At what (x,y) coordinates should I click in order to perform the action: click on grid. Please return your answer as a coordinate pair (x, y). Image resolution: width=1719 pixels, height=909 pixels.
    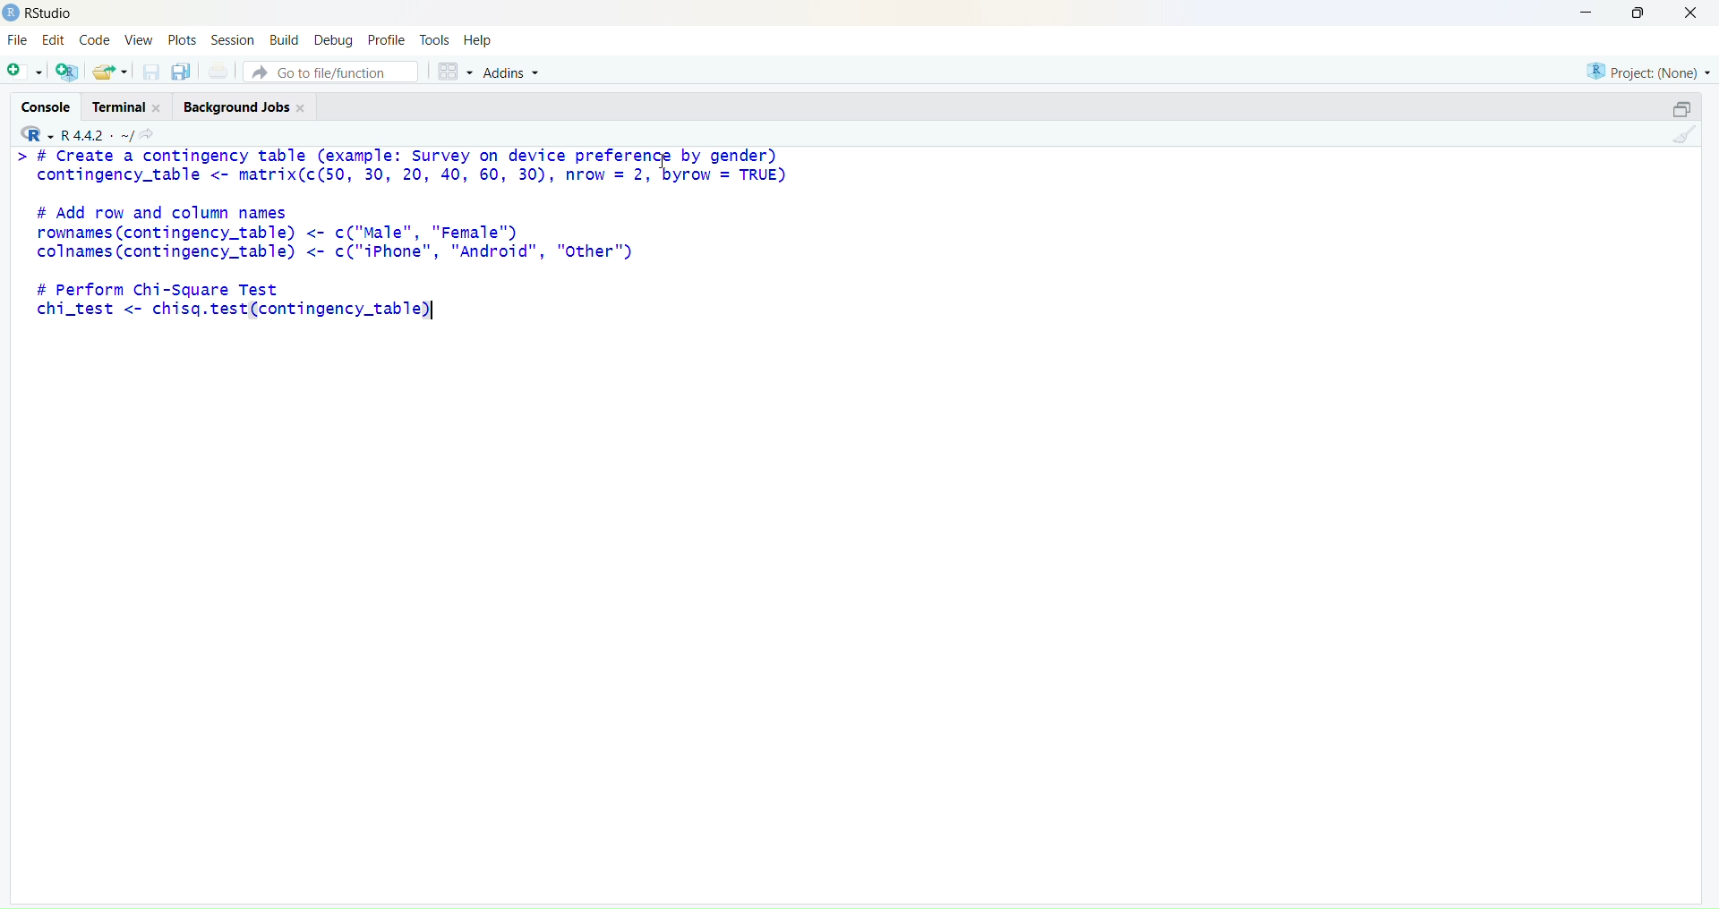
    Looking at the image, I should click on (457, 72).